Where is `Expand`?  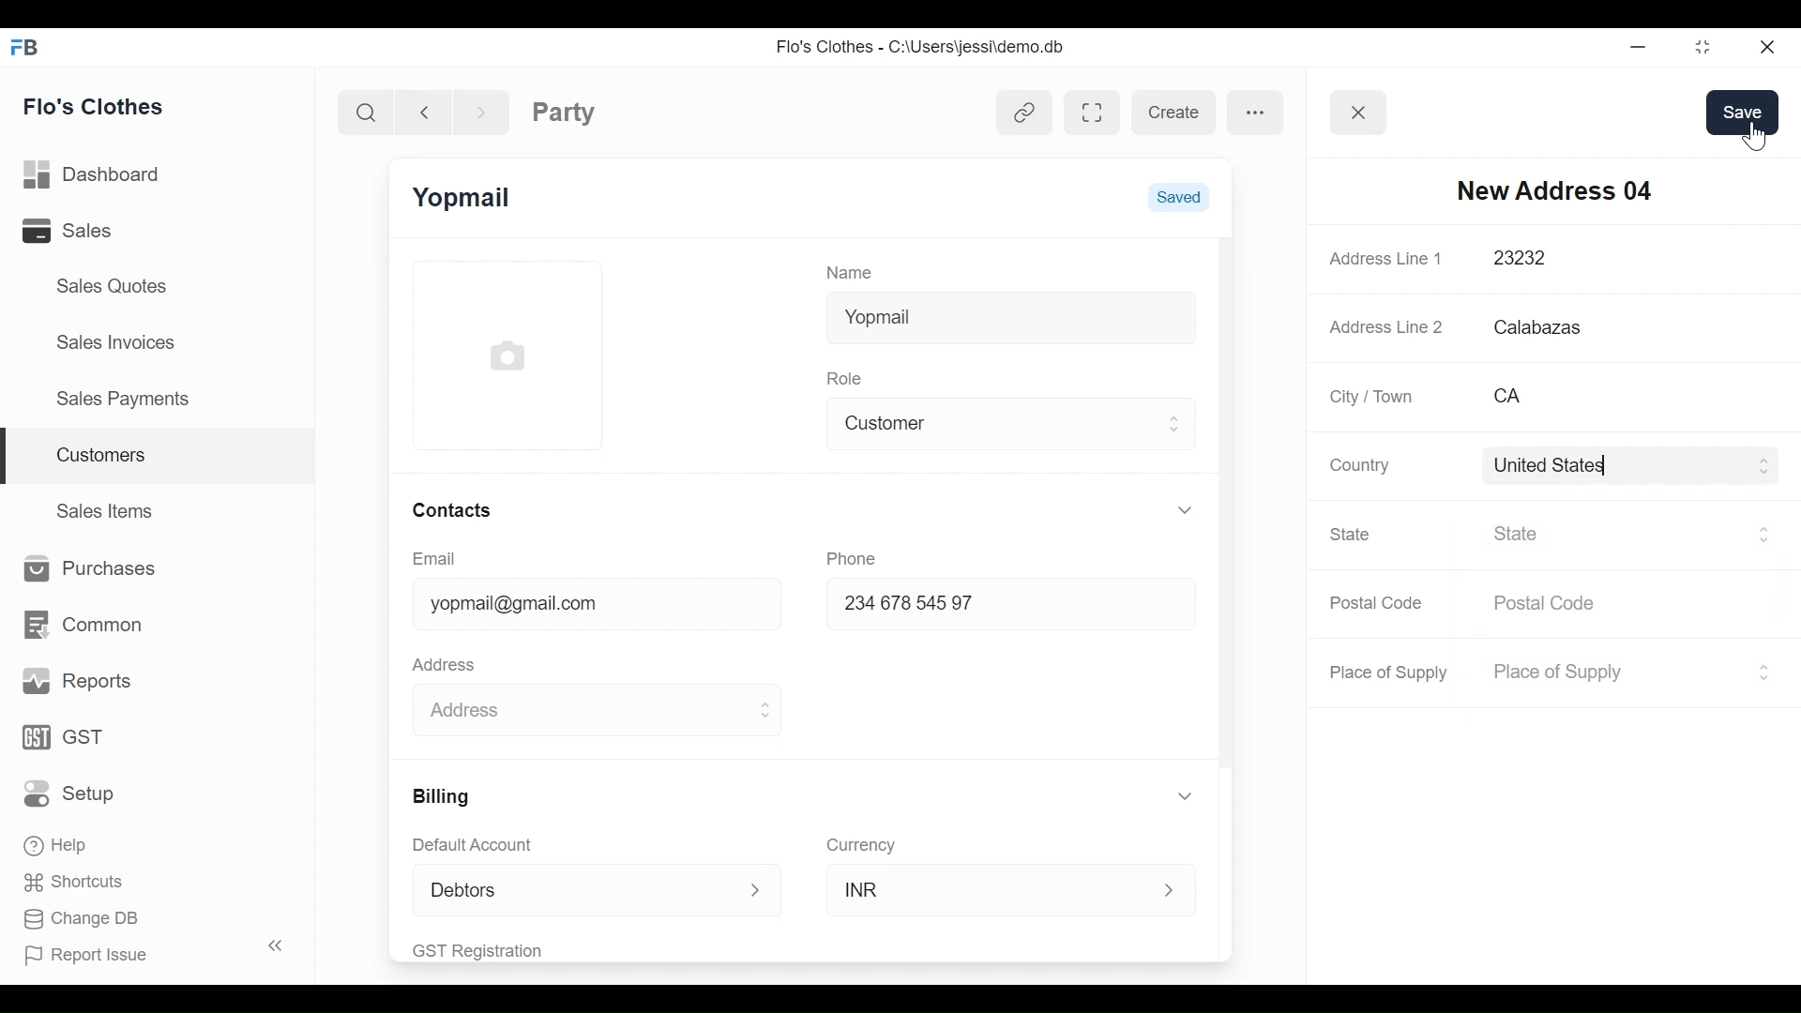
Expand is located at coordinates (764, 711).